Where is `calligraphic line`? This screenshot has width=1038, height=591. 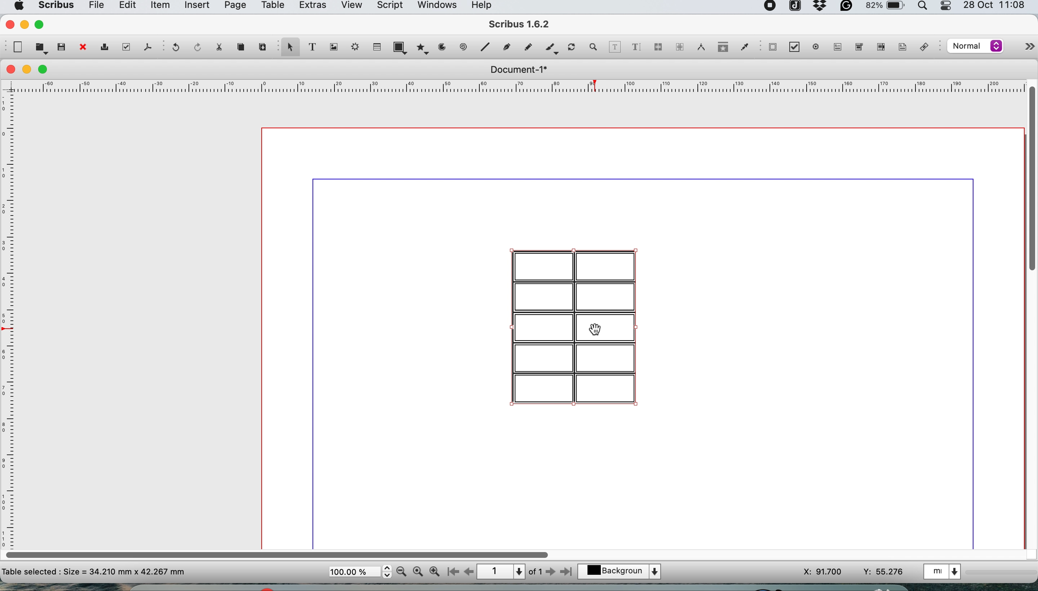
calligraphic line is located at coordinates (550, 49).